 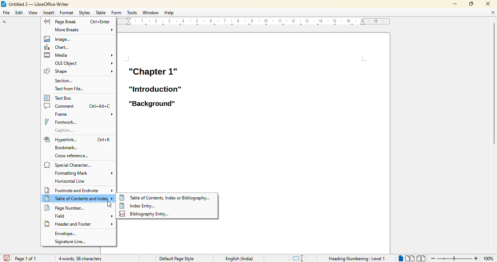 I want to click on table of contents, index or bibliography, so click(x=164, y=197).